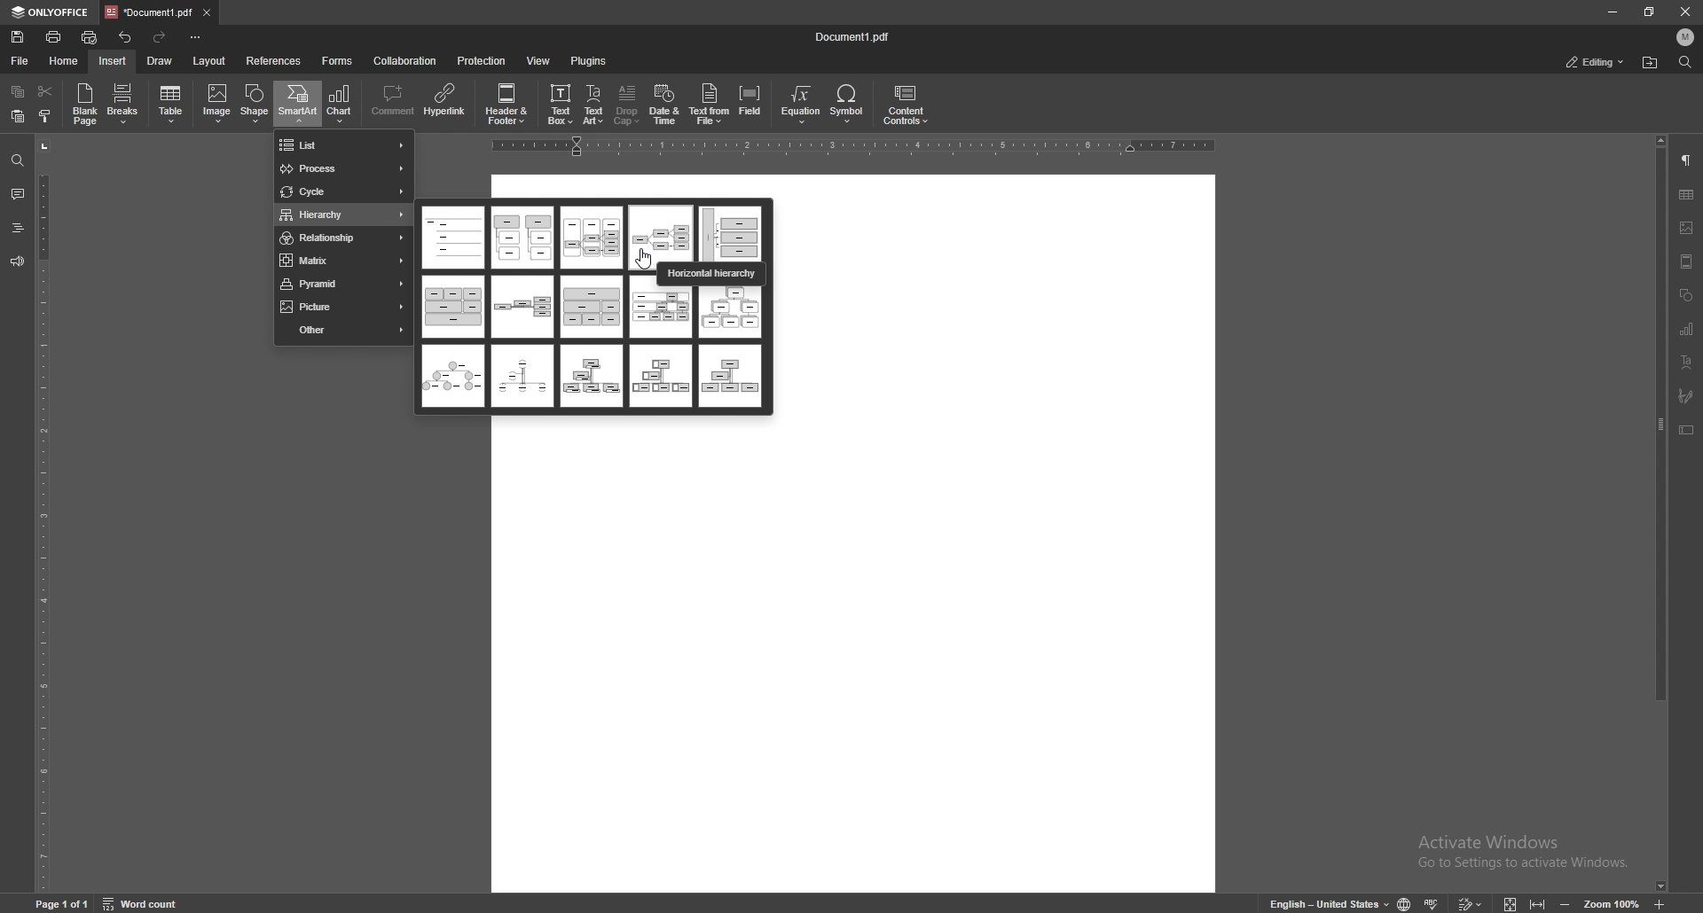  What do you see at coordinates (172, 105) in the screenshot?
I see `table` at bounding box center [172, 105].